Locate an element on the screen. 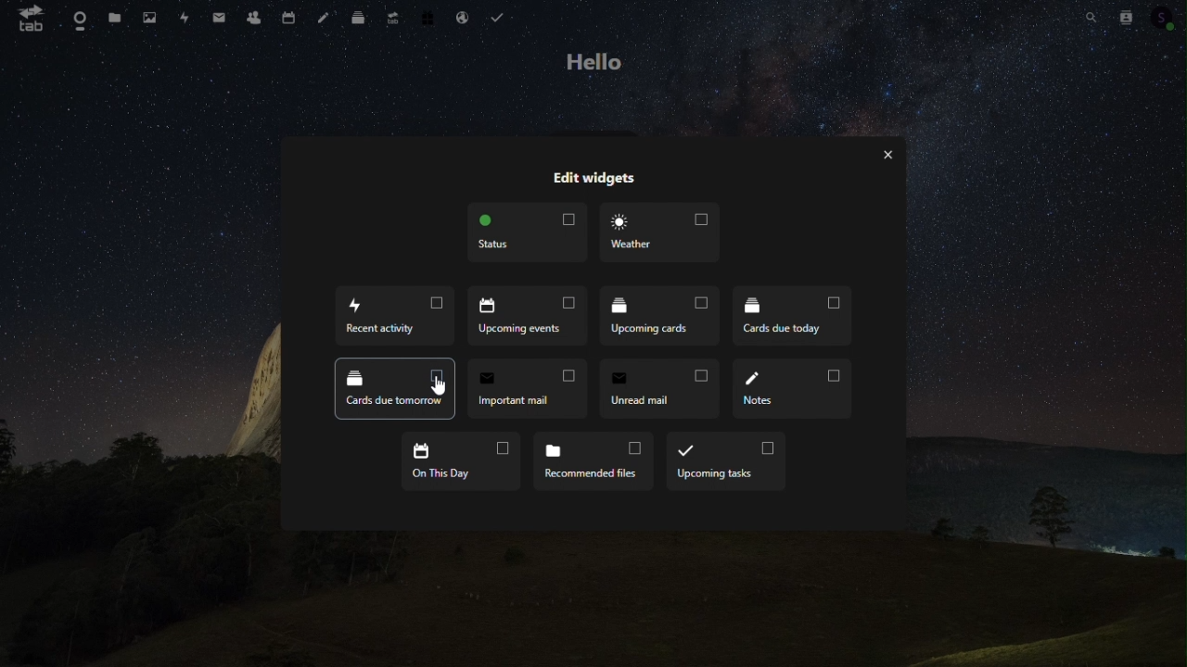 The width and height of the screenshot is (1187, 667). Email hosting is located at coordinates (463, 17).